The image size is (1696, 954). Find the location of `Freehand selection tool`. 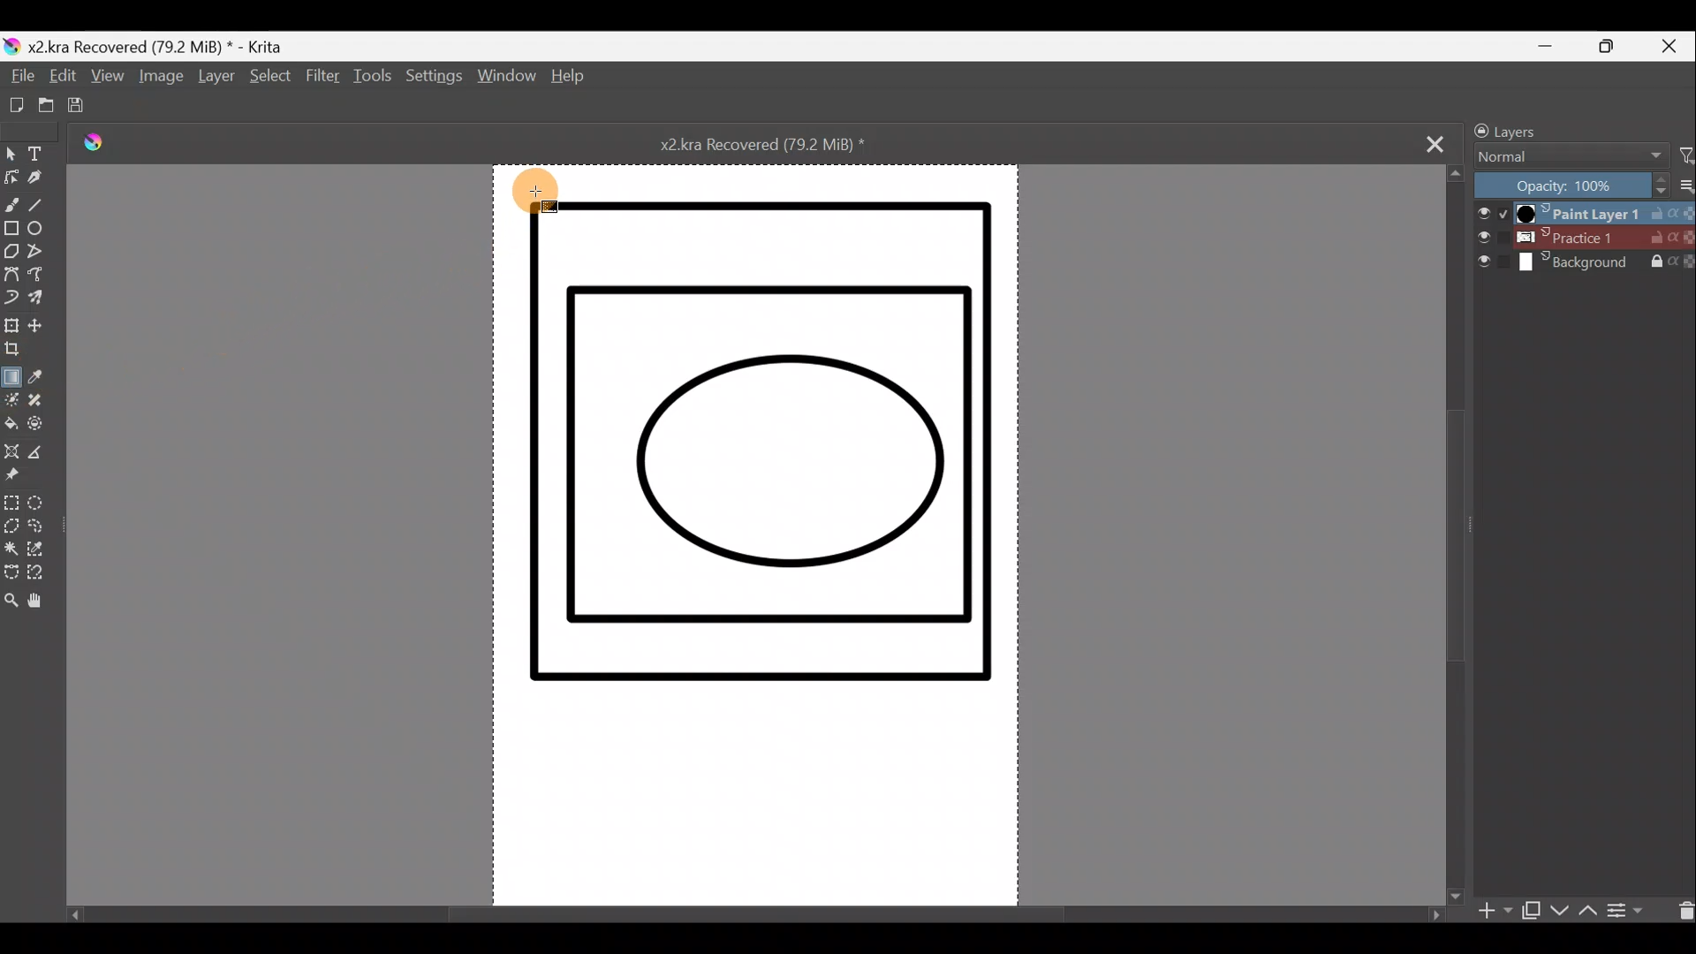

Freehand selection tool is located at coordinates (44, 529).